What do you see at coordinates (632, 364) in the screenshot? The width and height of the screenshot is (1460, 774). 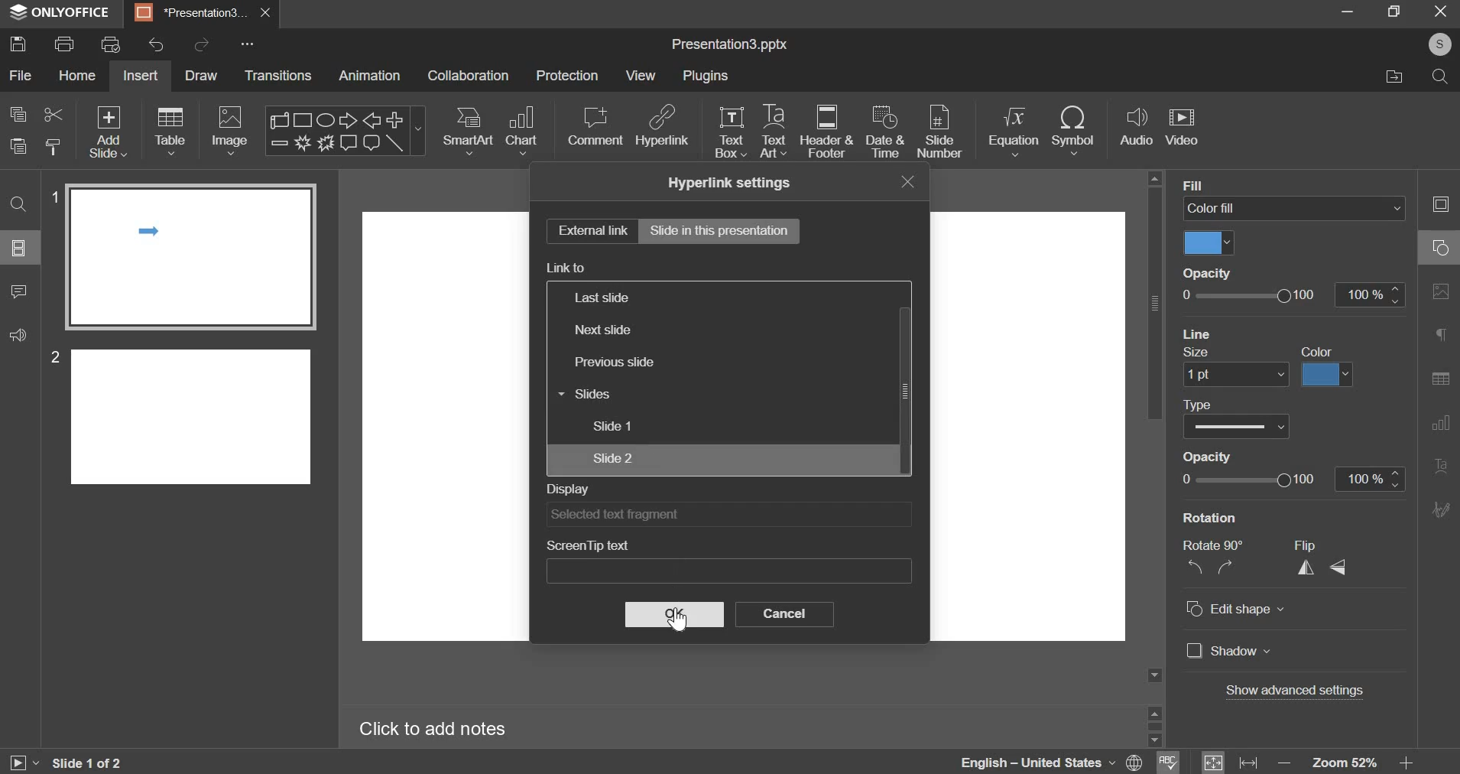 I see `Previous slide` at bounding box center [632, 364].